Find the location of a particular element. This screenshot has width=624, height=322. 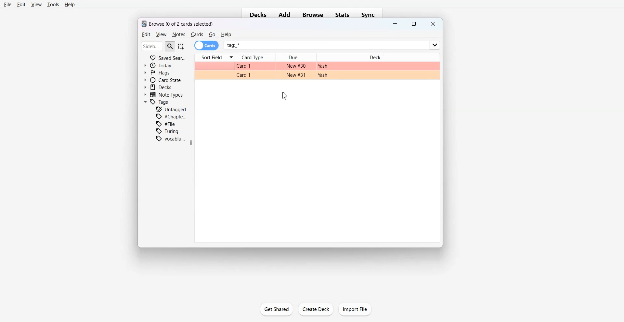

Turing is located at coordinates (168, 131).